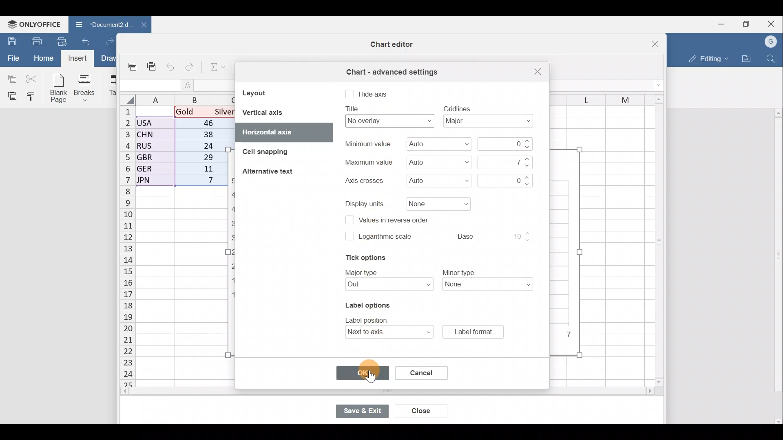 This screenshot has width=783, height=440. Describe the element at coordinates (261, 152) in the screenshot. I see `Cell snapping` at that location.